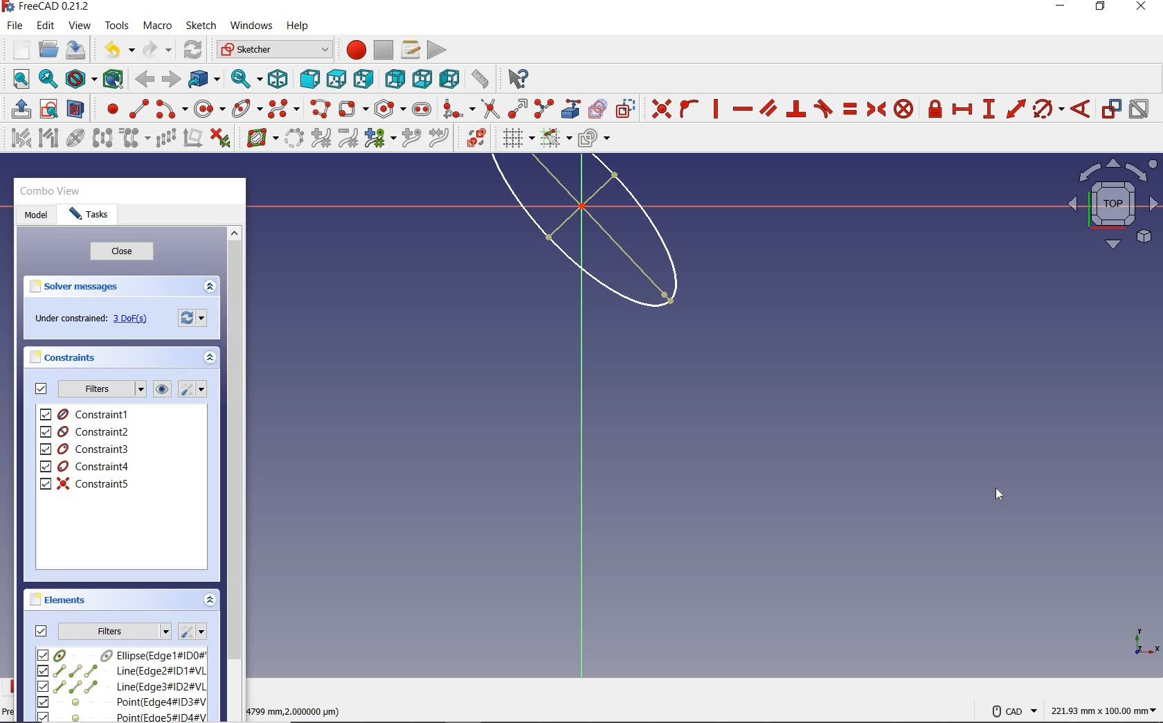 The height and width of the screenshot is (723, 1163). Describe the element at coordinates (319, 109) in the screenshot. I see `create polyline` at that location.